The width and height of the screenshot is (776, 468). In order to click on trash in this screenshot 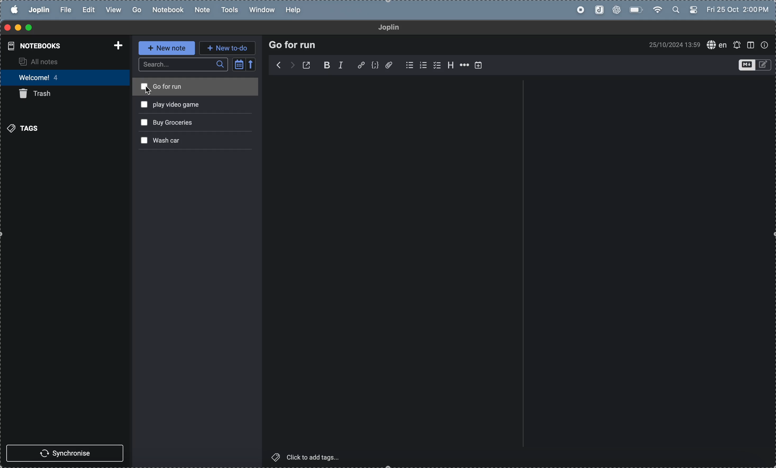, I will do `click(61, 94)`.